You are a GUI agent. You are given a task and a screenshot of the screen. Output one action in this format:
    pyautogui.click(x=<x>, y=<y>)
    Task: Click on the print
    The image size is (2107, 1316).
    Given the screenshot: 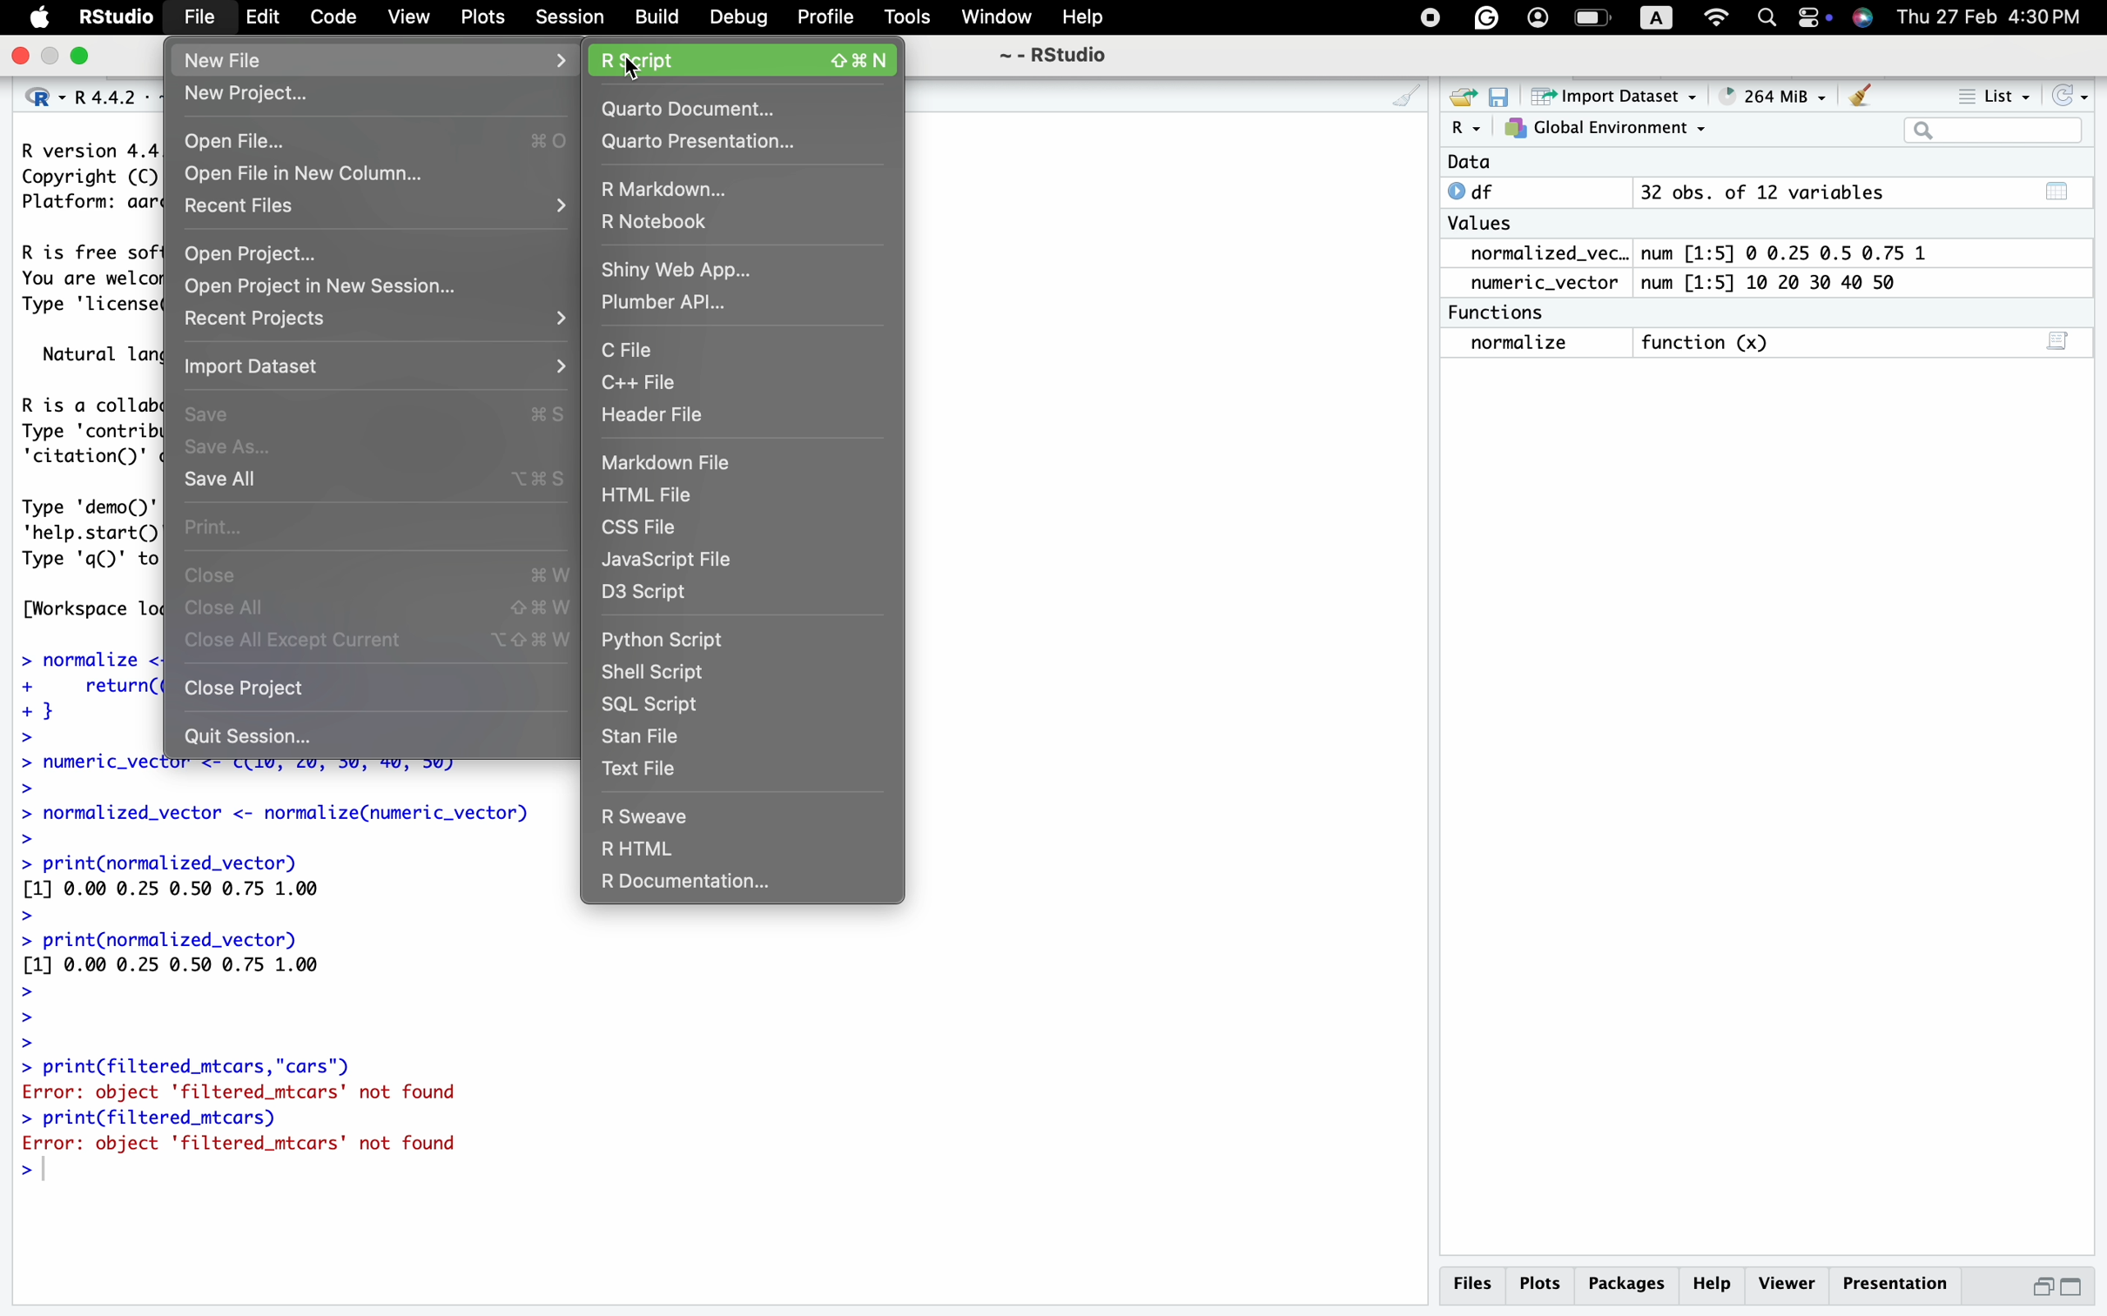 What is the action you would take?
    pyautogui.click(x=380, y=525)
    